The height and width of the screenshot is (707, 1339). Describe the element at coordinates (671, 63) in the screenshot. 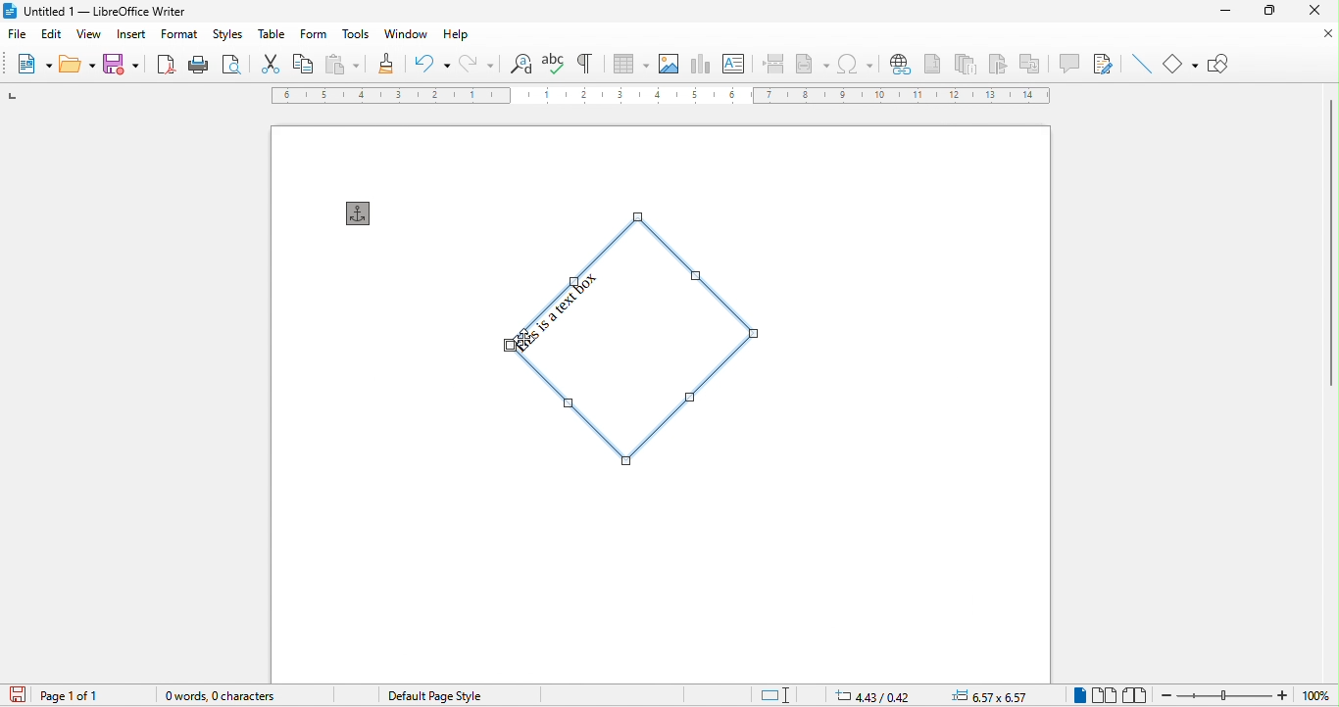

I see `image` at that location.